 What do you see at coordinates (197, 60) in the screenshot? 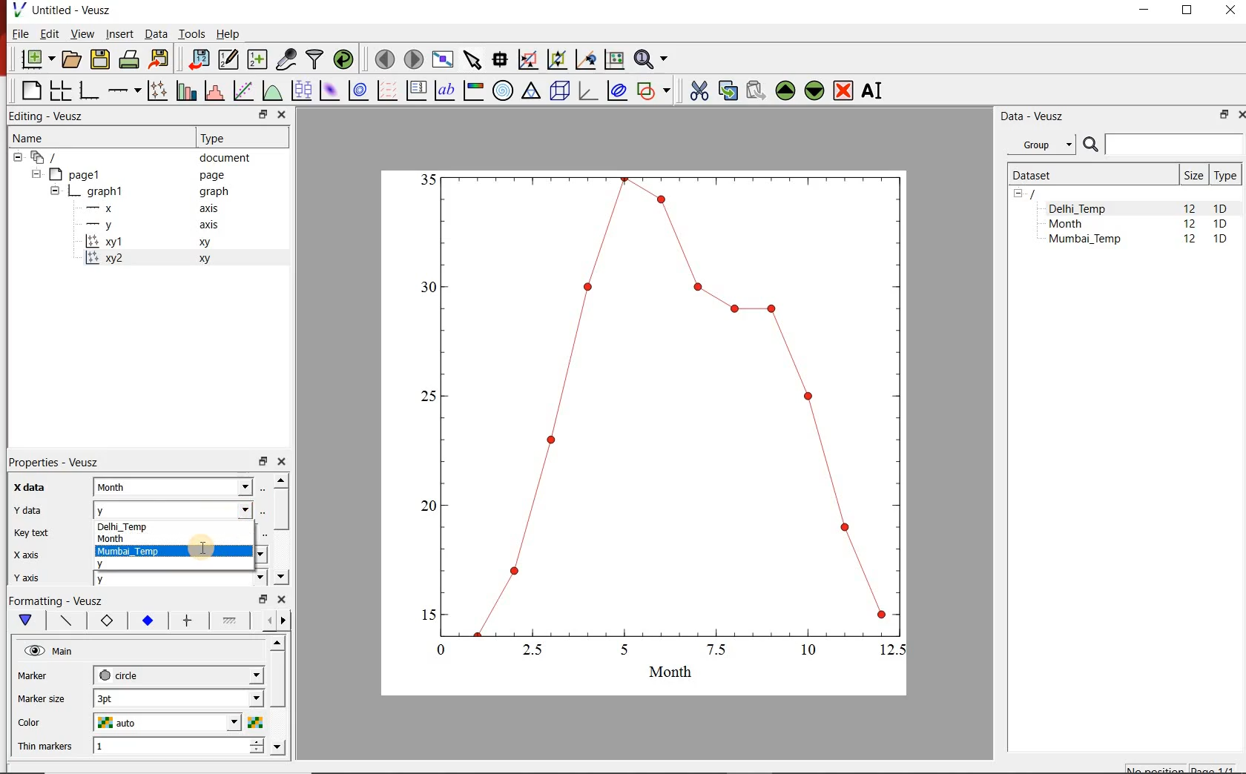
I see `import data into Veusz` at bounding box center [197, 60].